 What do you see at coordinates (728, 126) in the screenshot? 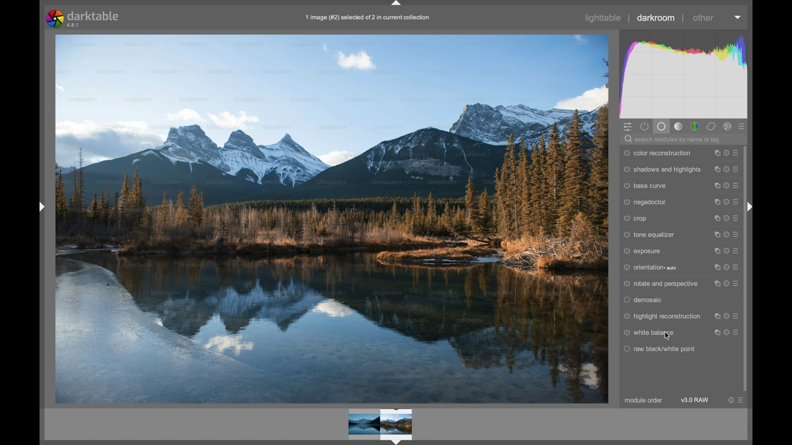
I see `effect` at bounding box center [728, 126].